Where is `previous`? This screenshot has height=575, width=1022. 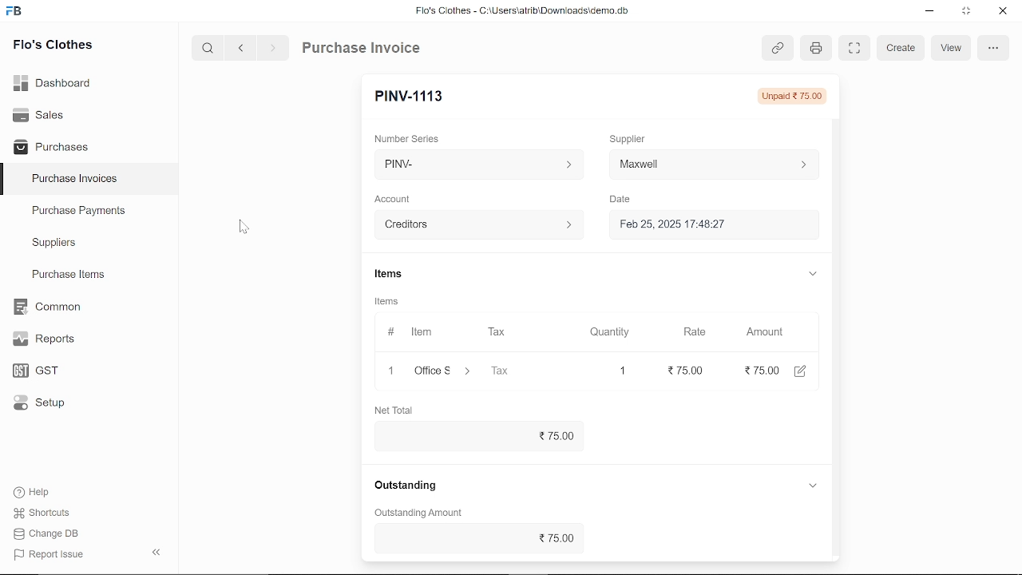 previous is located at coordinates (242, 50).